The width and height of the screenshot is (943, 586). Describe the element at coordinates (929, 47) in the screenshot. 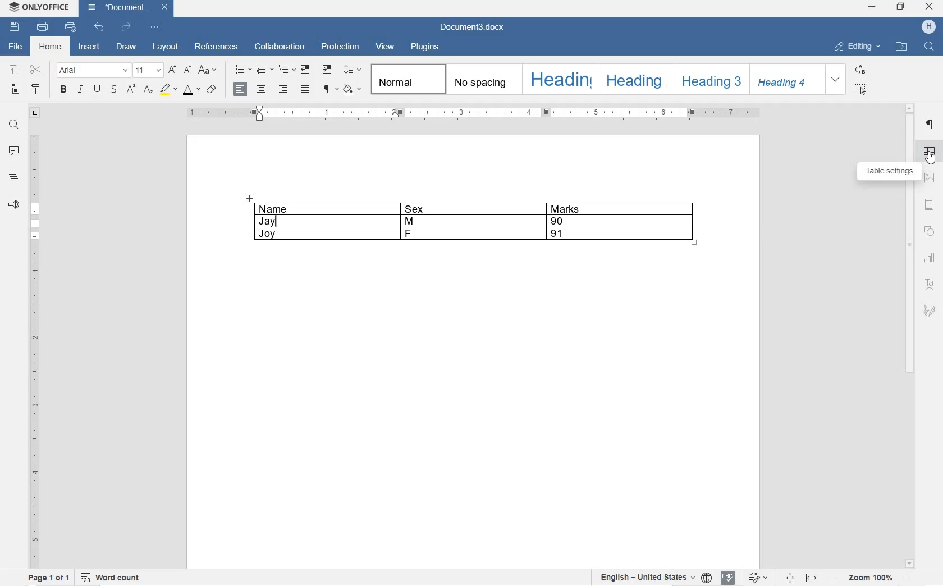

I see `FIND` at that location.